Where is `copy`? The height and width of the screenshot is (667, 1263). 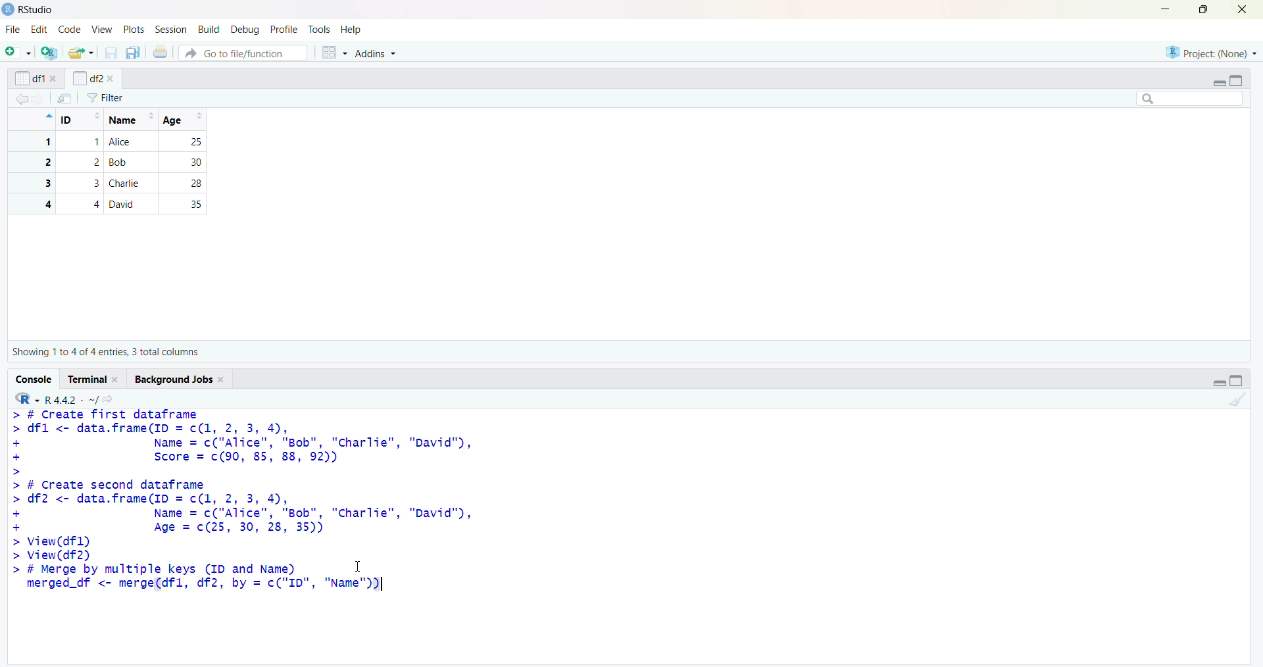
copy is located at coordinates (133, 53).